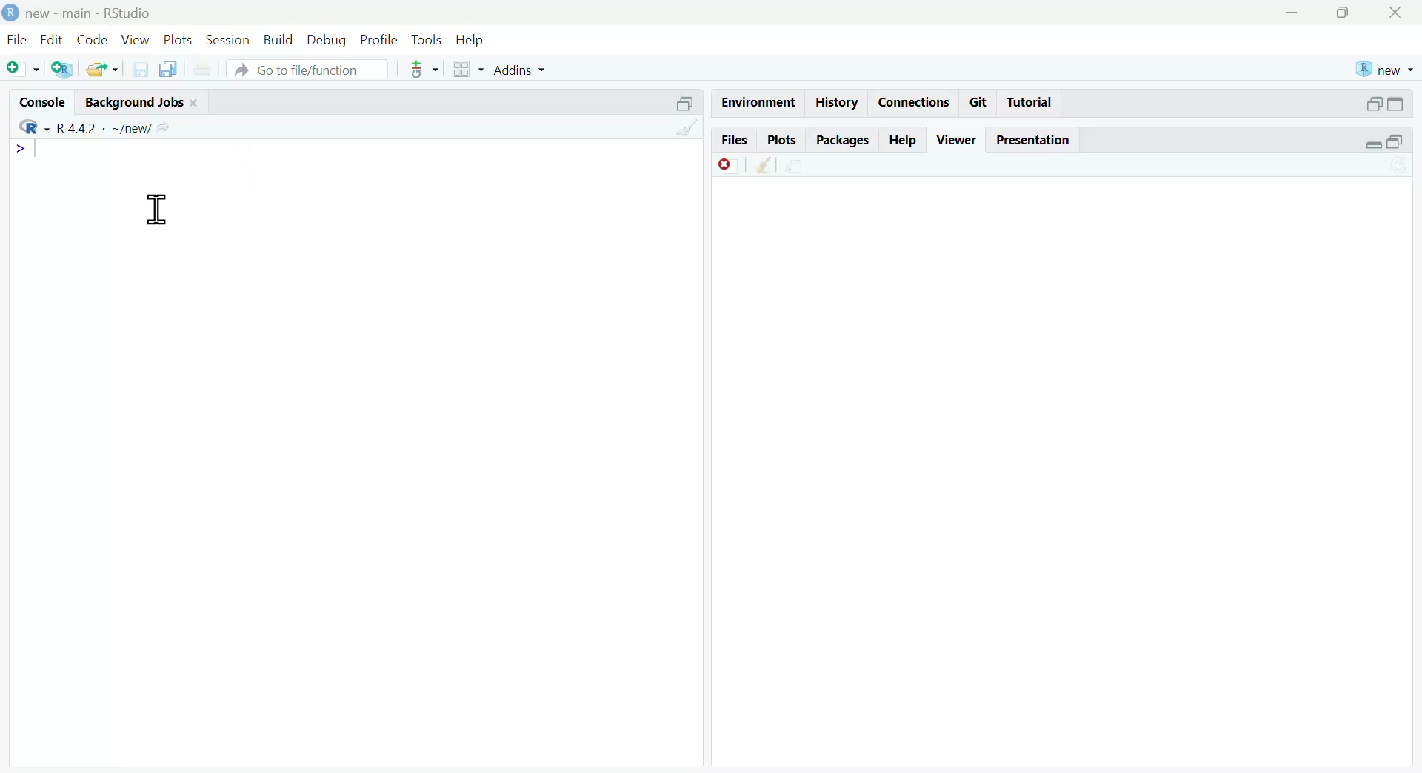  I want to click on D new - main - RStudio, so click(88, 13).